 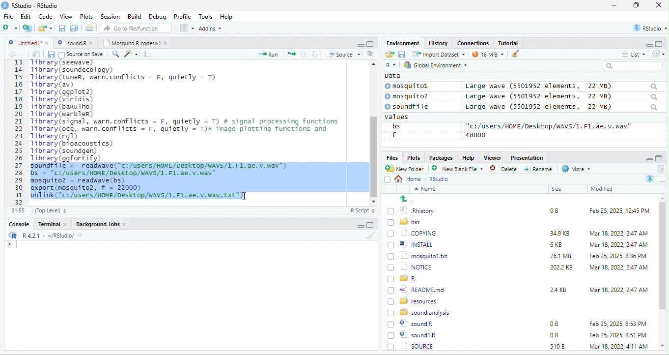 What do you see at coordinates (660, 169) in the screenshot?
I see `refresh` at bounding box center [660, 169].